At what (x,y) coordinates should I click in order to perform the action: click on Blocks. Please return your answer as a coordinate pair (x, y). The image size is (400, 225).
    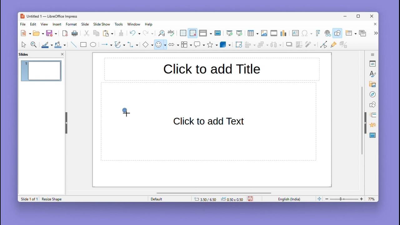
    Looking at the image, I should click on (187, 44).